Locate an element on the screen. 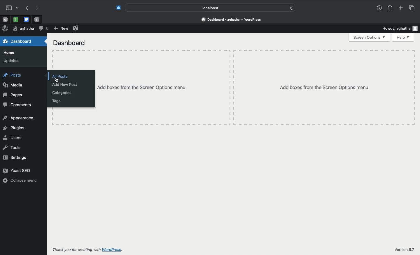  Thank you for creating with wordpress is located at coordinates (97, 249).